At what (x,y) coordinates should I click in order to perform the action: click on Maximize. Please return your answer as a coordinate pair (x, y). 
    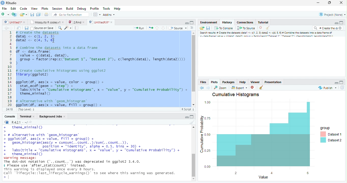
    Looking at the image, I should click on (342, 82).